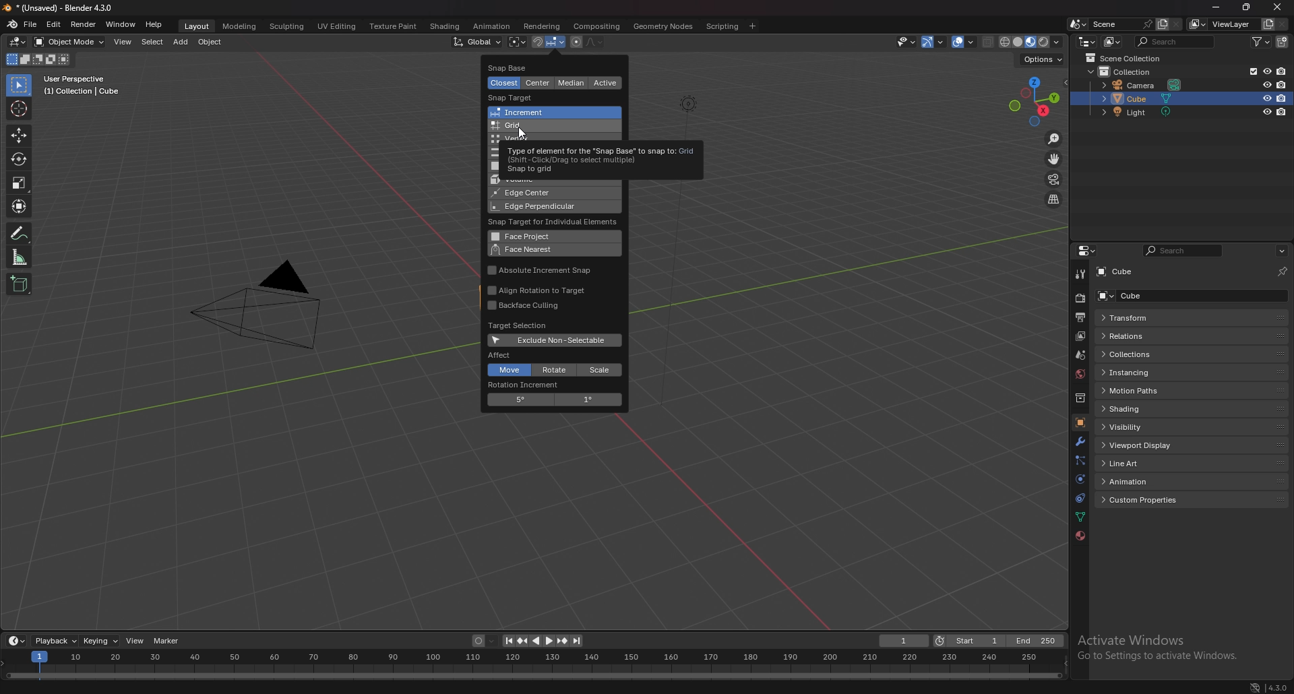  What do you see at coordinates (477, 42) in the screenshot?
I see `transformation orientation` at bounding box center [477, 42].